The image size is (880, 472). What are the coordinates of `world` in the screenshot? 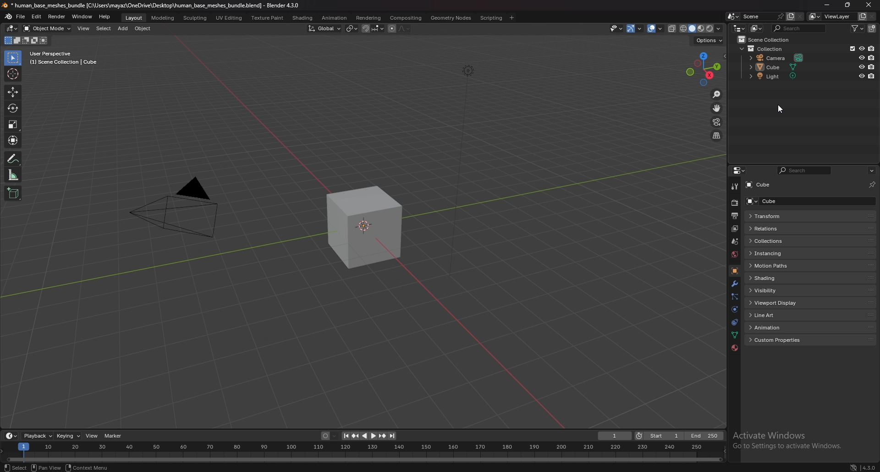 It's located at (734, 254).